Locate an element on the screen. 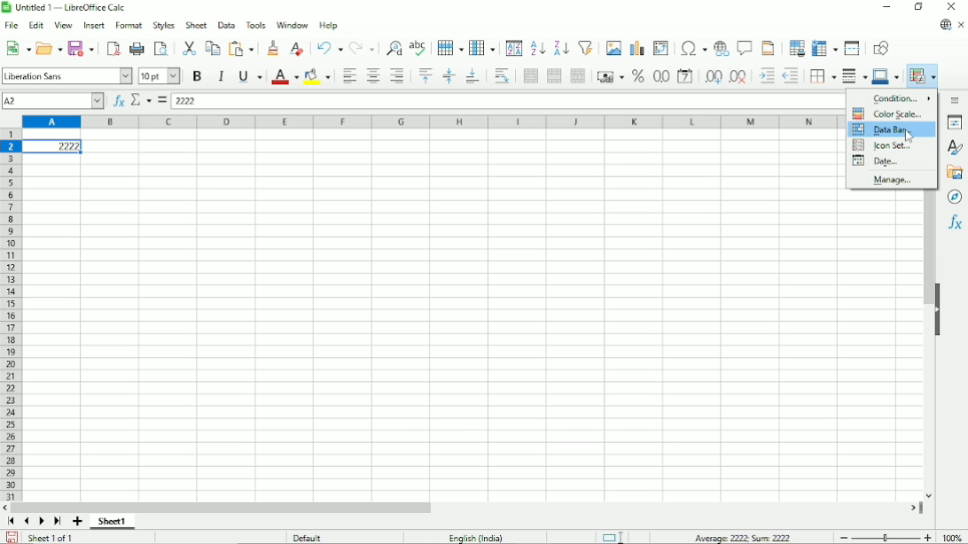 This screenshot has width=968, height=544. Styles is located at coordinates (956, 148).